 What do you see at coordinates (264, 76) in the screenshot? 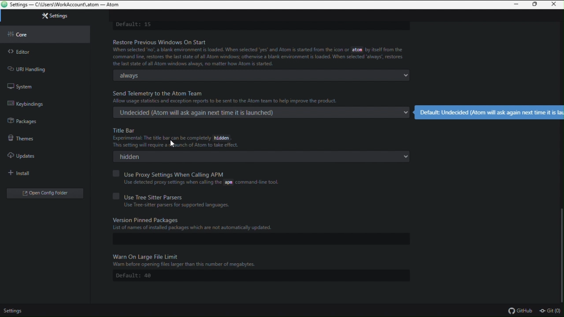
I see `always` at bounding box center [264, 76].